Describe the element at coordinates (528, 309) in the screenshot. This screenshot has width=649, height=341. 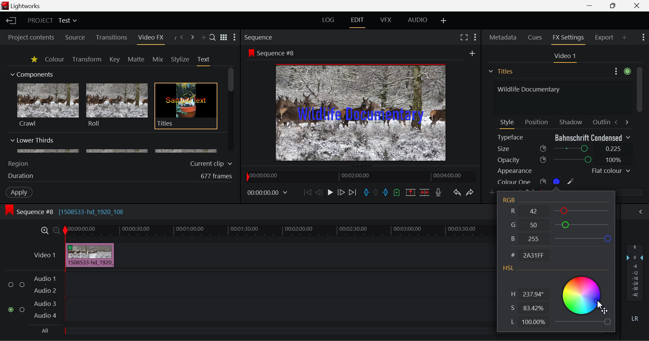
I see `S` at that location.